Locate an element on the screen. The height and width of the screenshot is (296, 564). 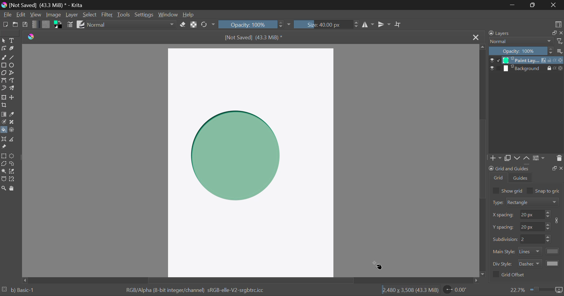
Opacity is located at coordinates (526, 51).